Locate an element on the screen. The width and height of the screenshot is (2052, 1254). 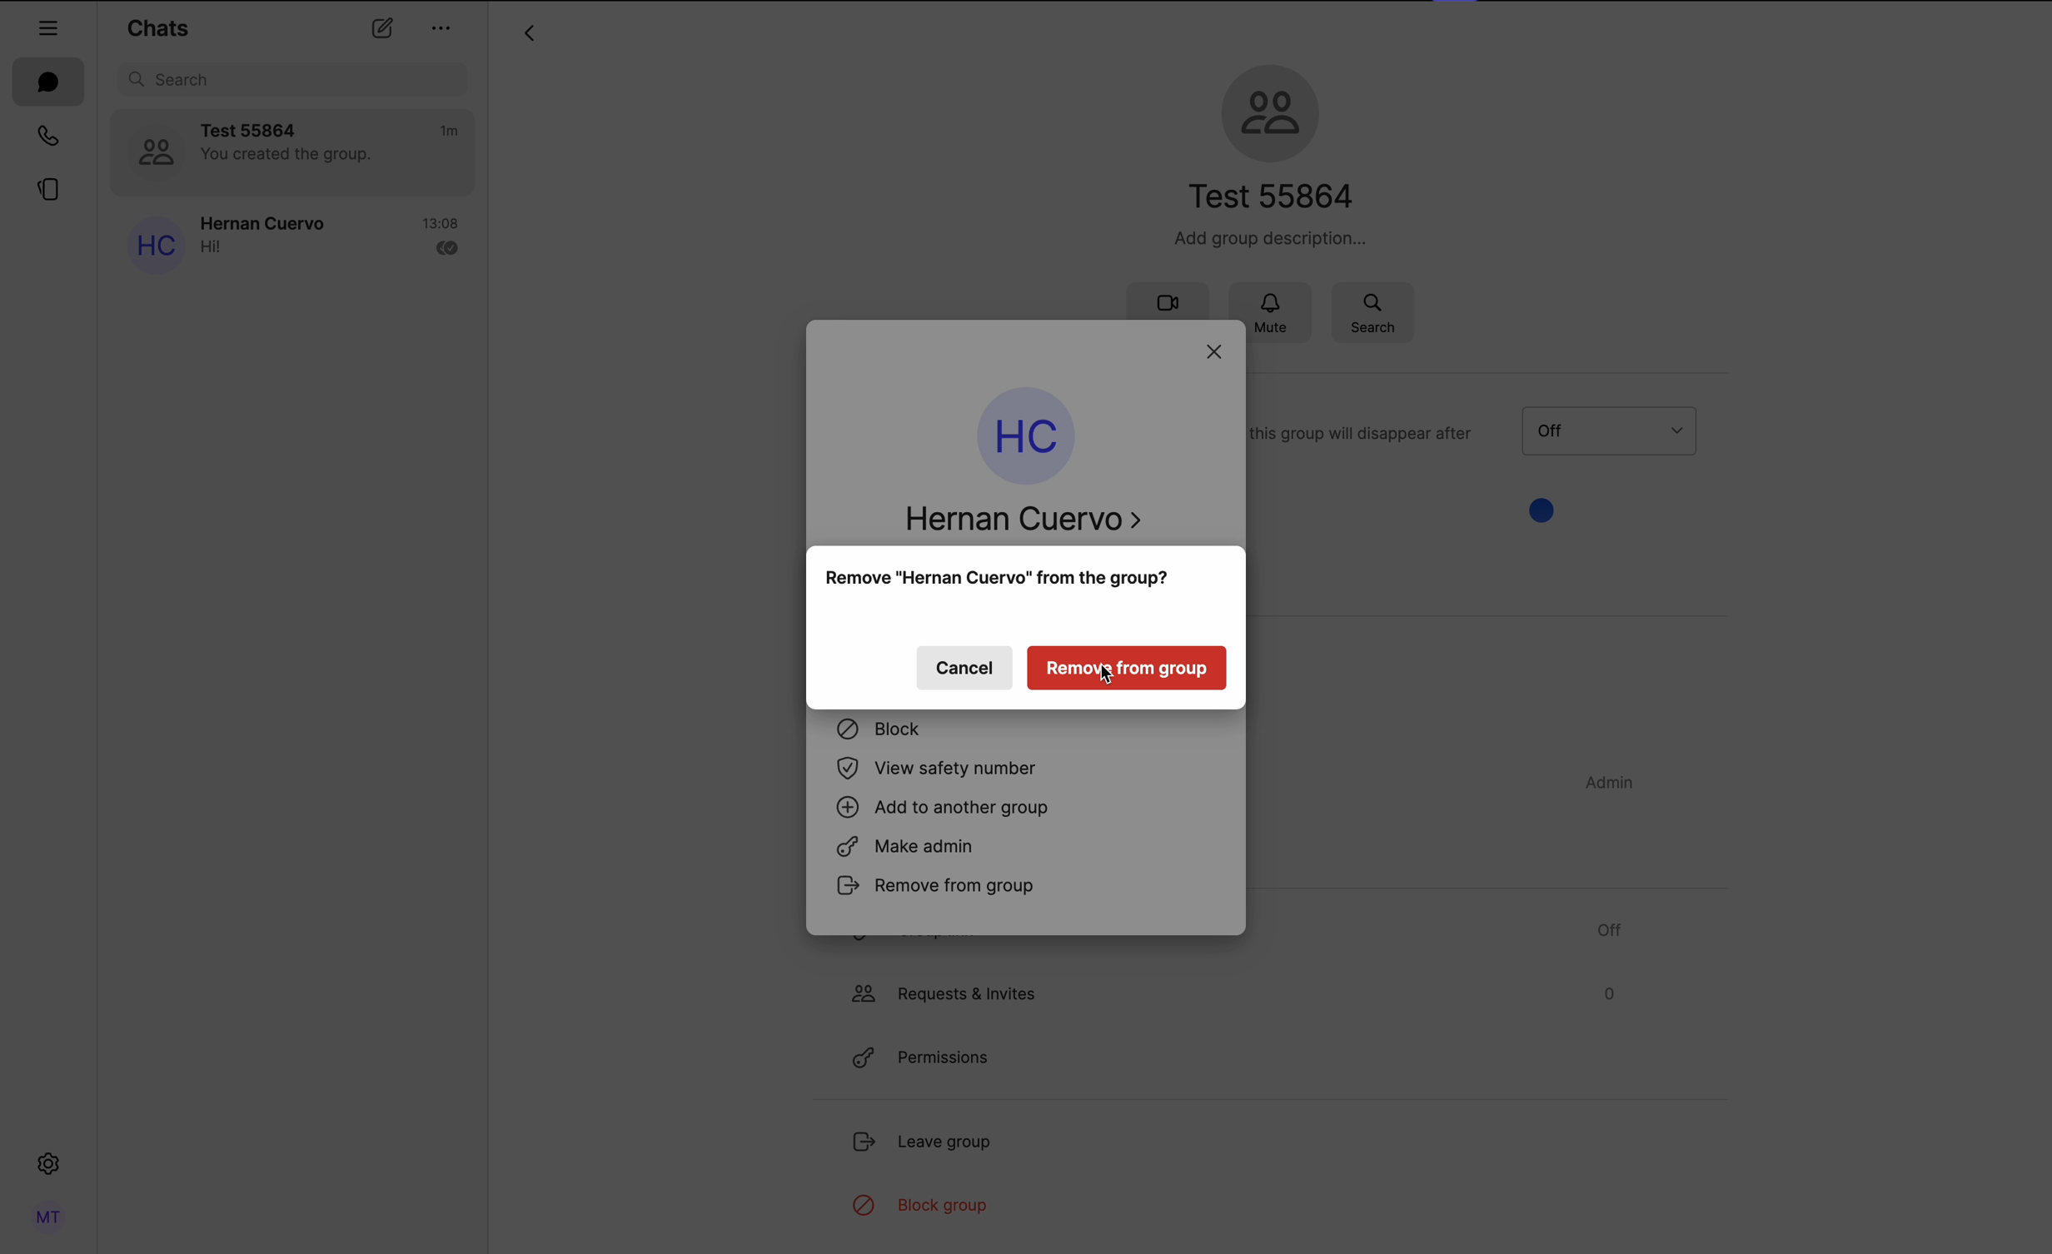
mute is located at coordinates (1280, 309).